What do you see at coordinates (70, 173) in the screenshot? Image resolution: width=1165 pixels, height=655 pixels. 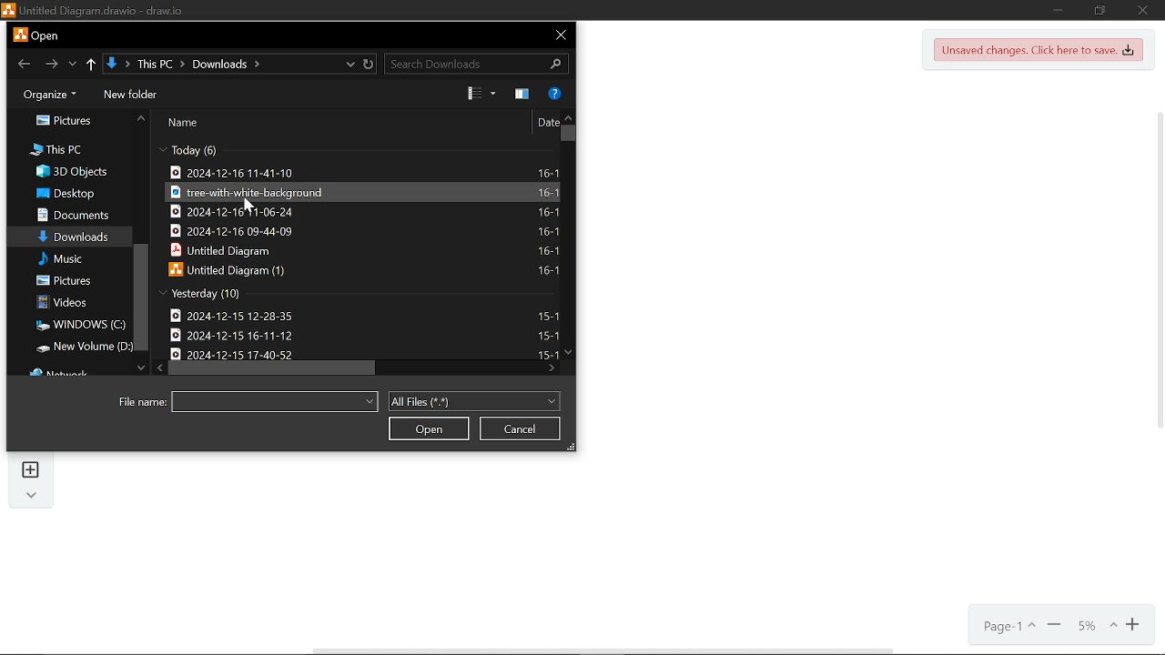 I see `3d objects` at bounding box center [70, 173].